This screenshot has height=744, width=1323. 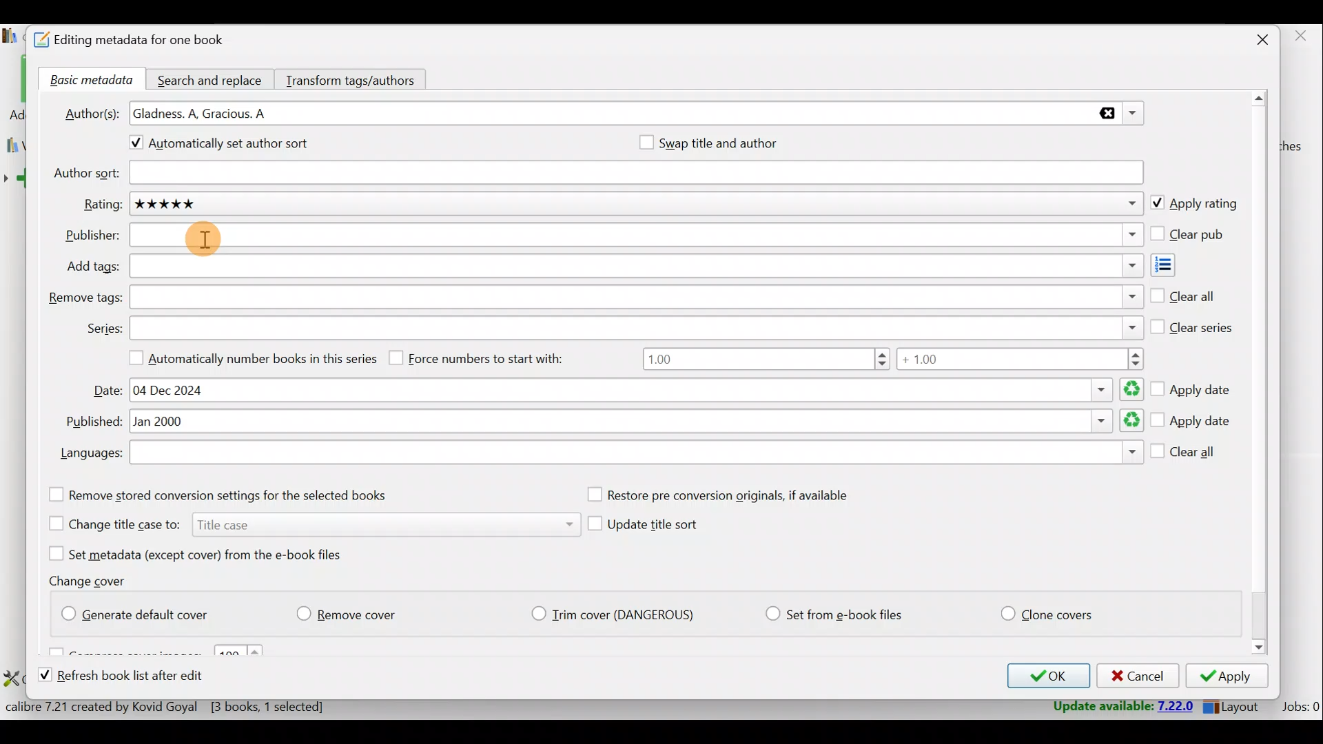 I want to click on Series, so click(x=637, y=327).